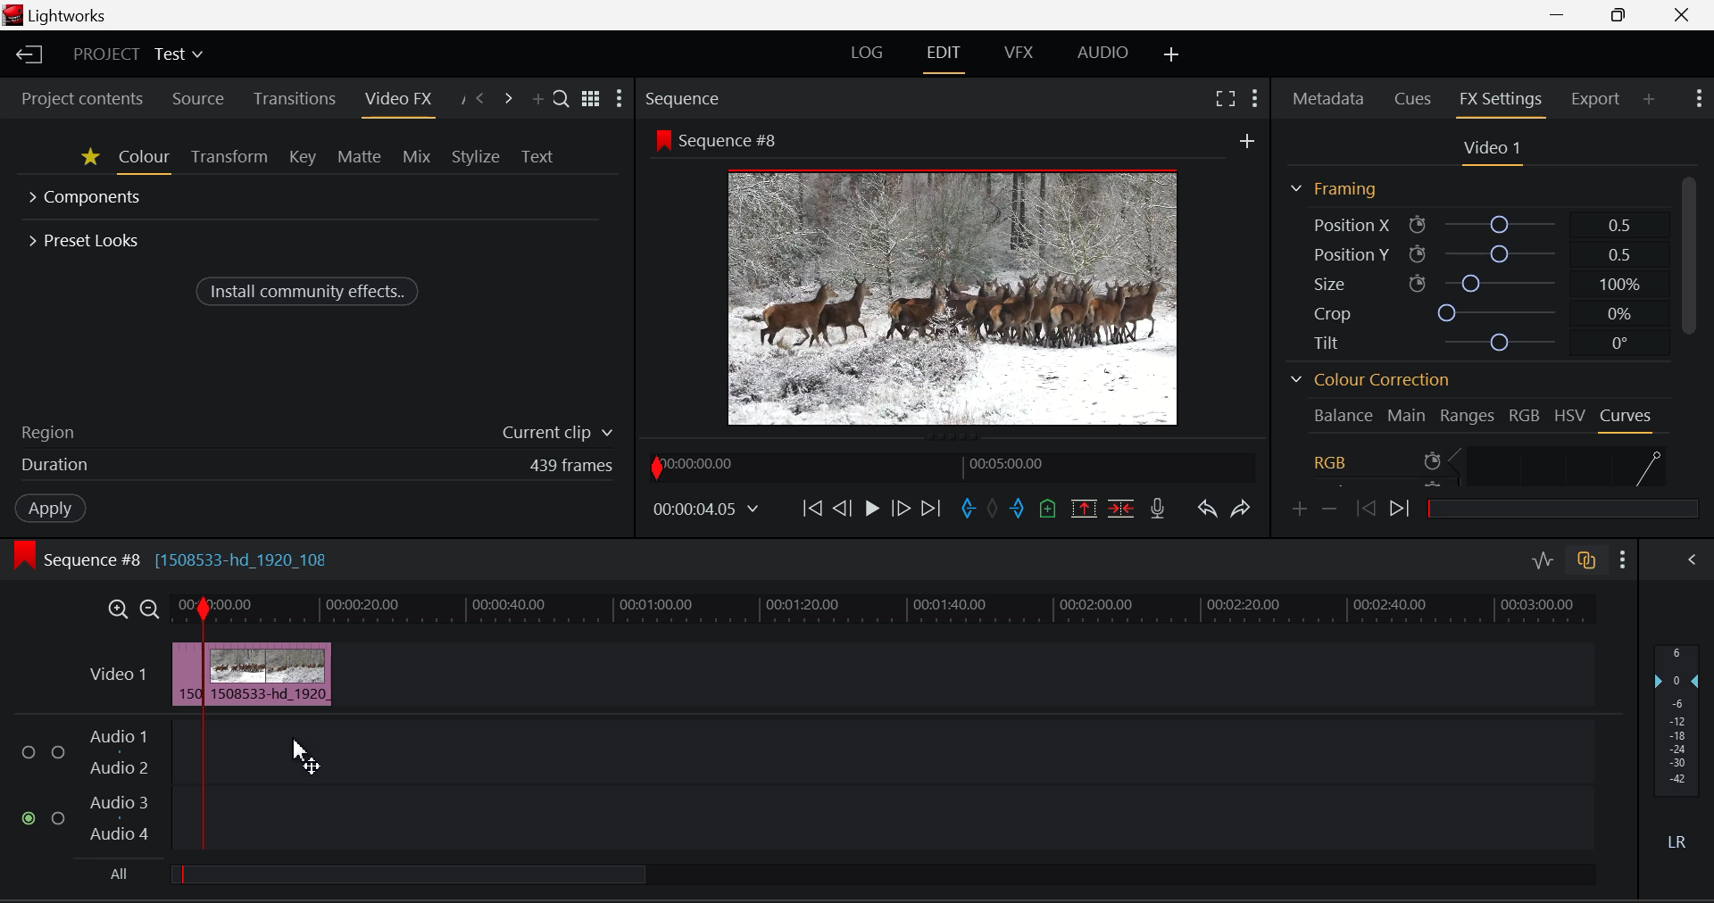 This screenshot has width=1714, height=903. What do you see at coordinates (684, 98) in the screenshot?
I see `Sequence Preview Section` at bounding box center [684, 98].